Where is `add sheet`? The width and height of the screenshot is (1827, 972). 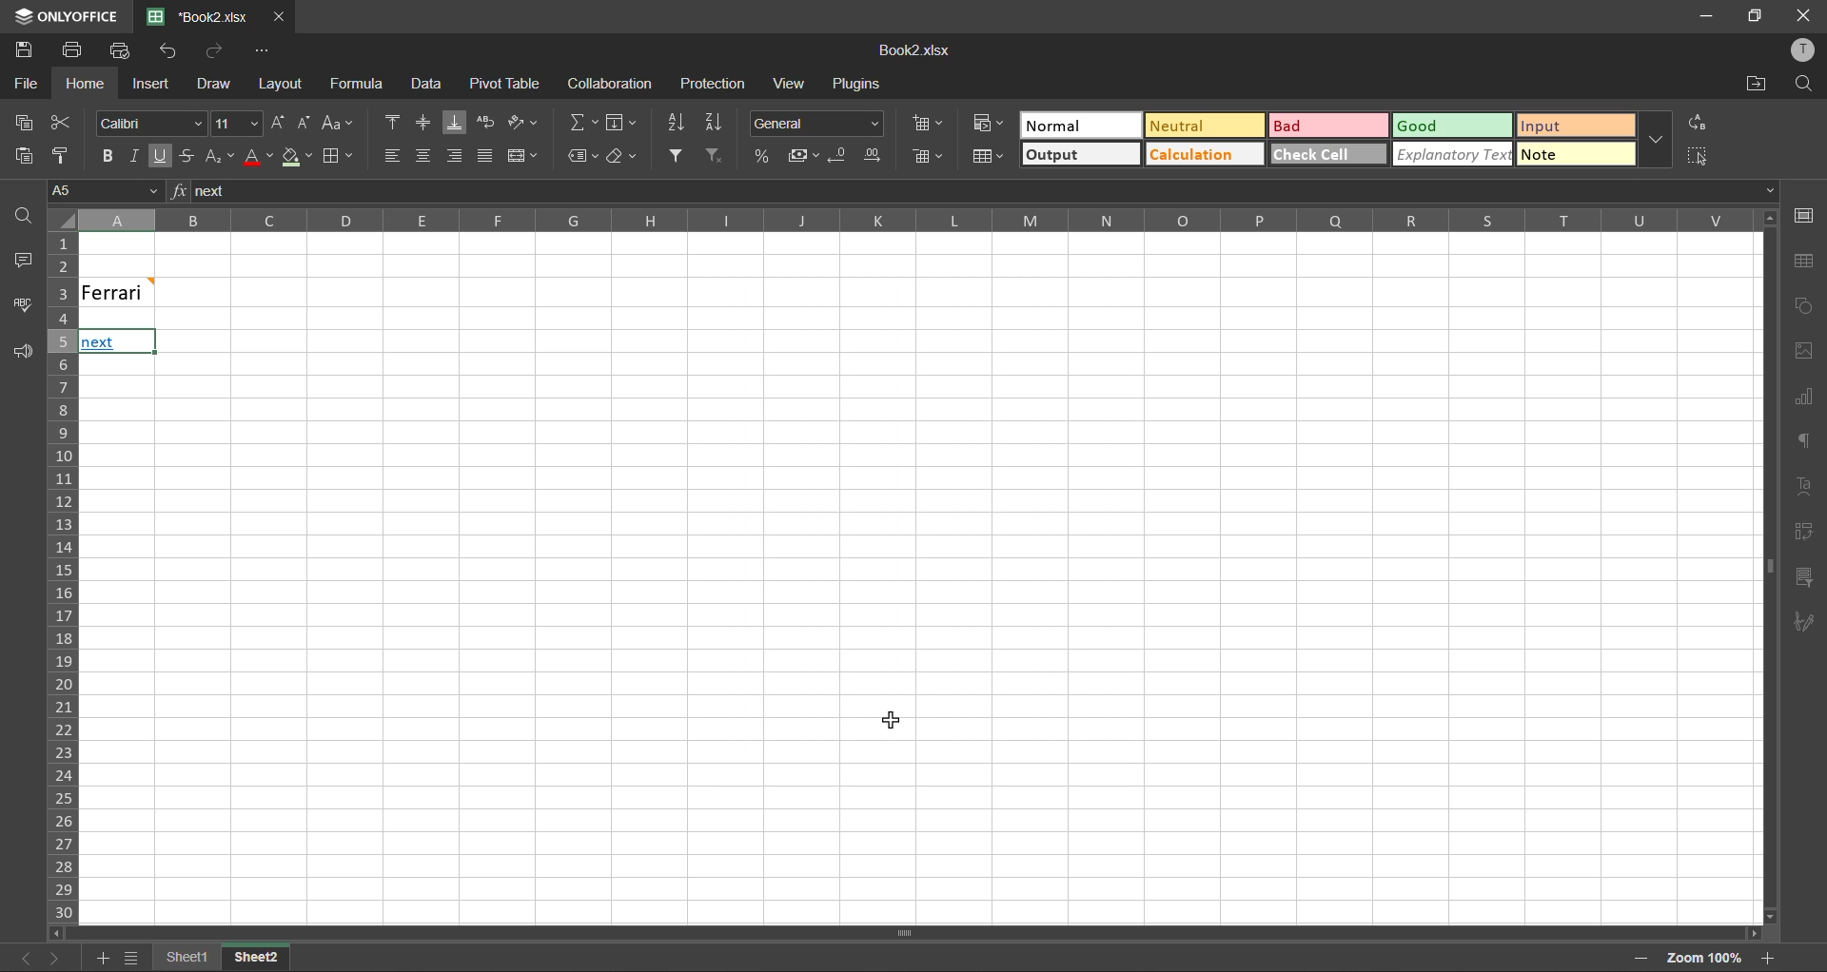 add sheet is located at coordinates (102, 958).